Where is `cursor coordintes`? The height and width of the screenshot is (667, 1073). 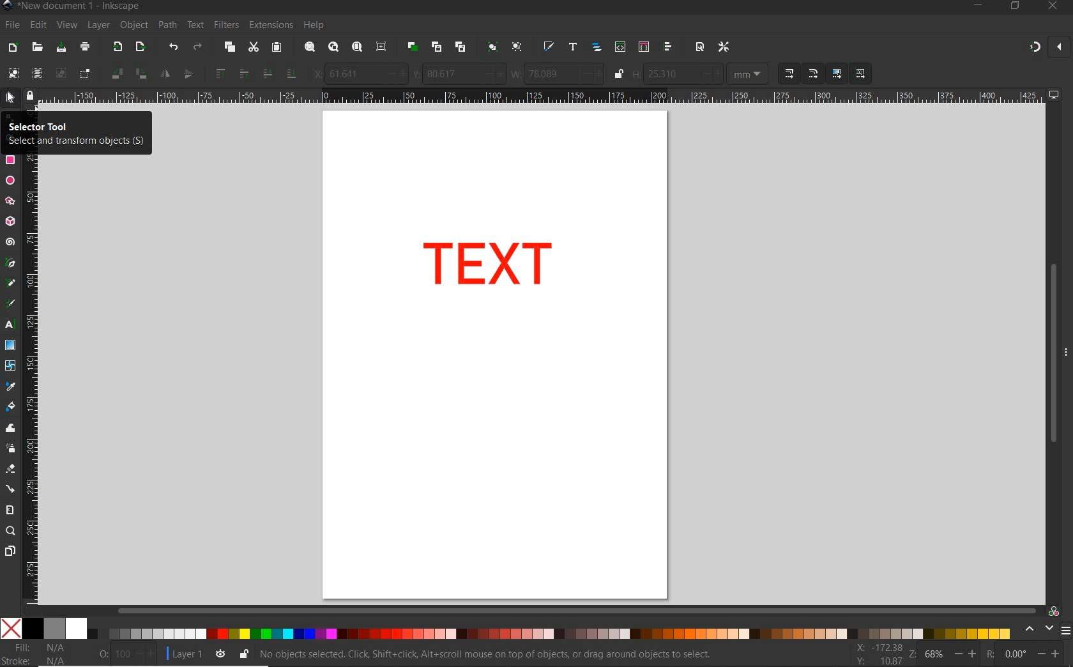 cursor coordintes is located at coordinates (878, 653).